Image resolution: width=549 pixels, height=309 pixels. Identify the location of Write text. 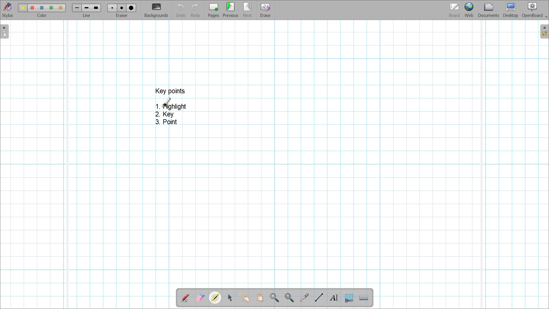
(334, 298).